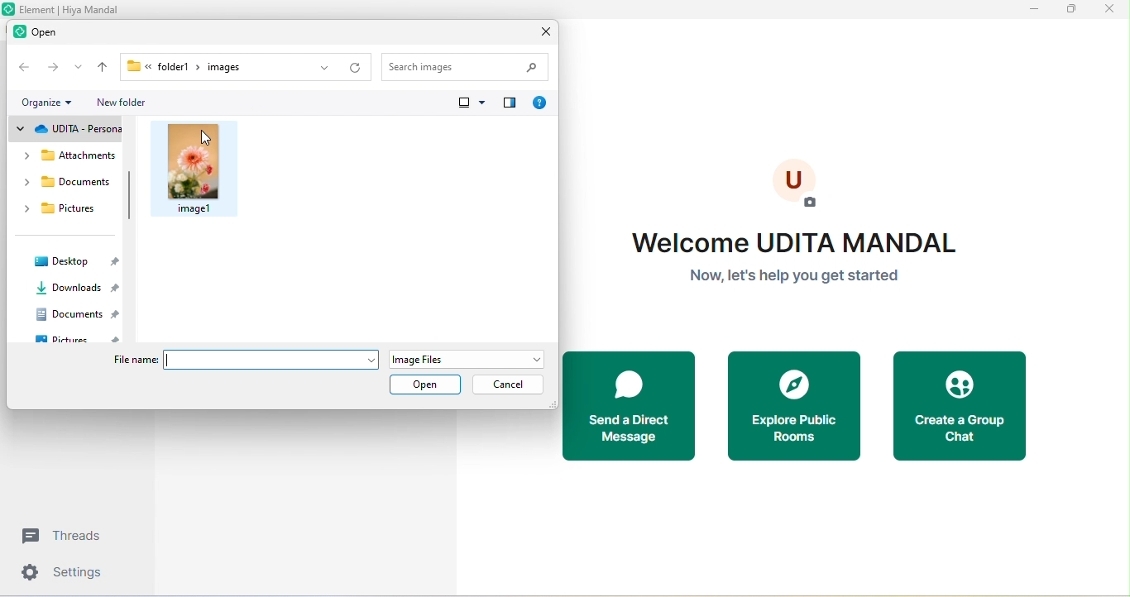  Describe the element at coordinates (1108, 12) in the screenshot. I see `close` at that location.